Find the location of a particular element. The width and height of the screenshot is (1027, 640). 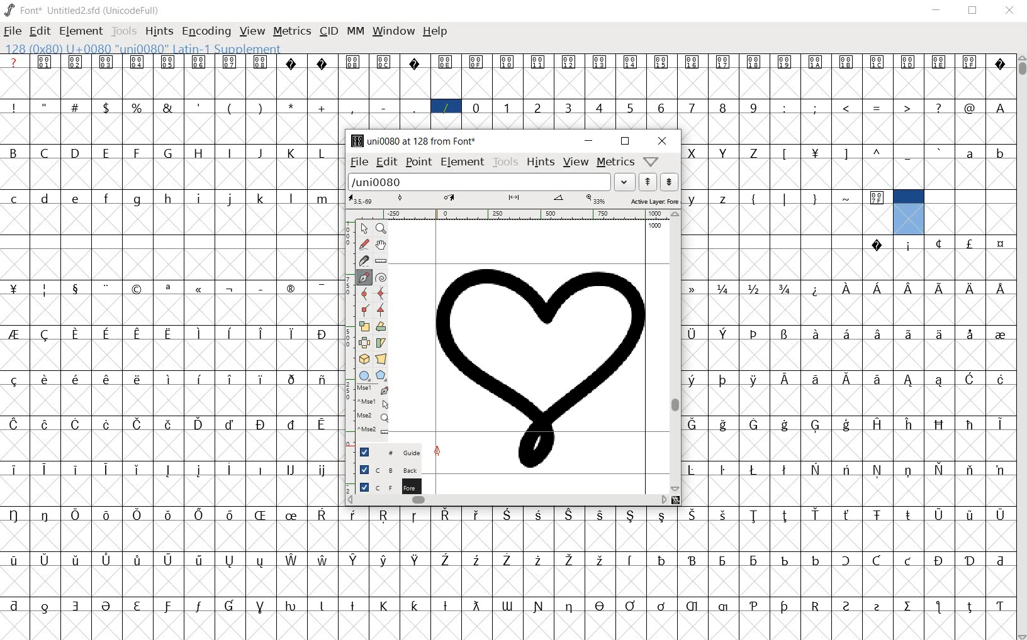

ruler is located at coordinates (507, 216).